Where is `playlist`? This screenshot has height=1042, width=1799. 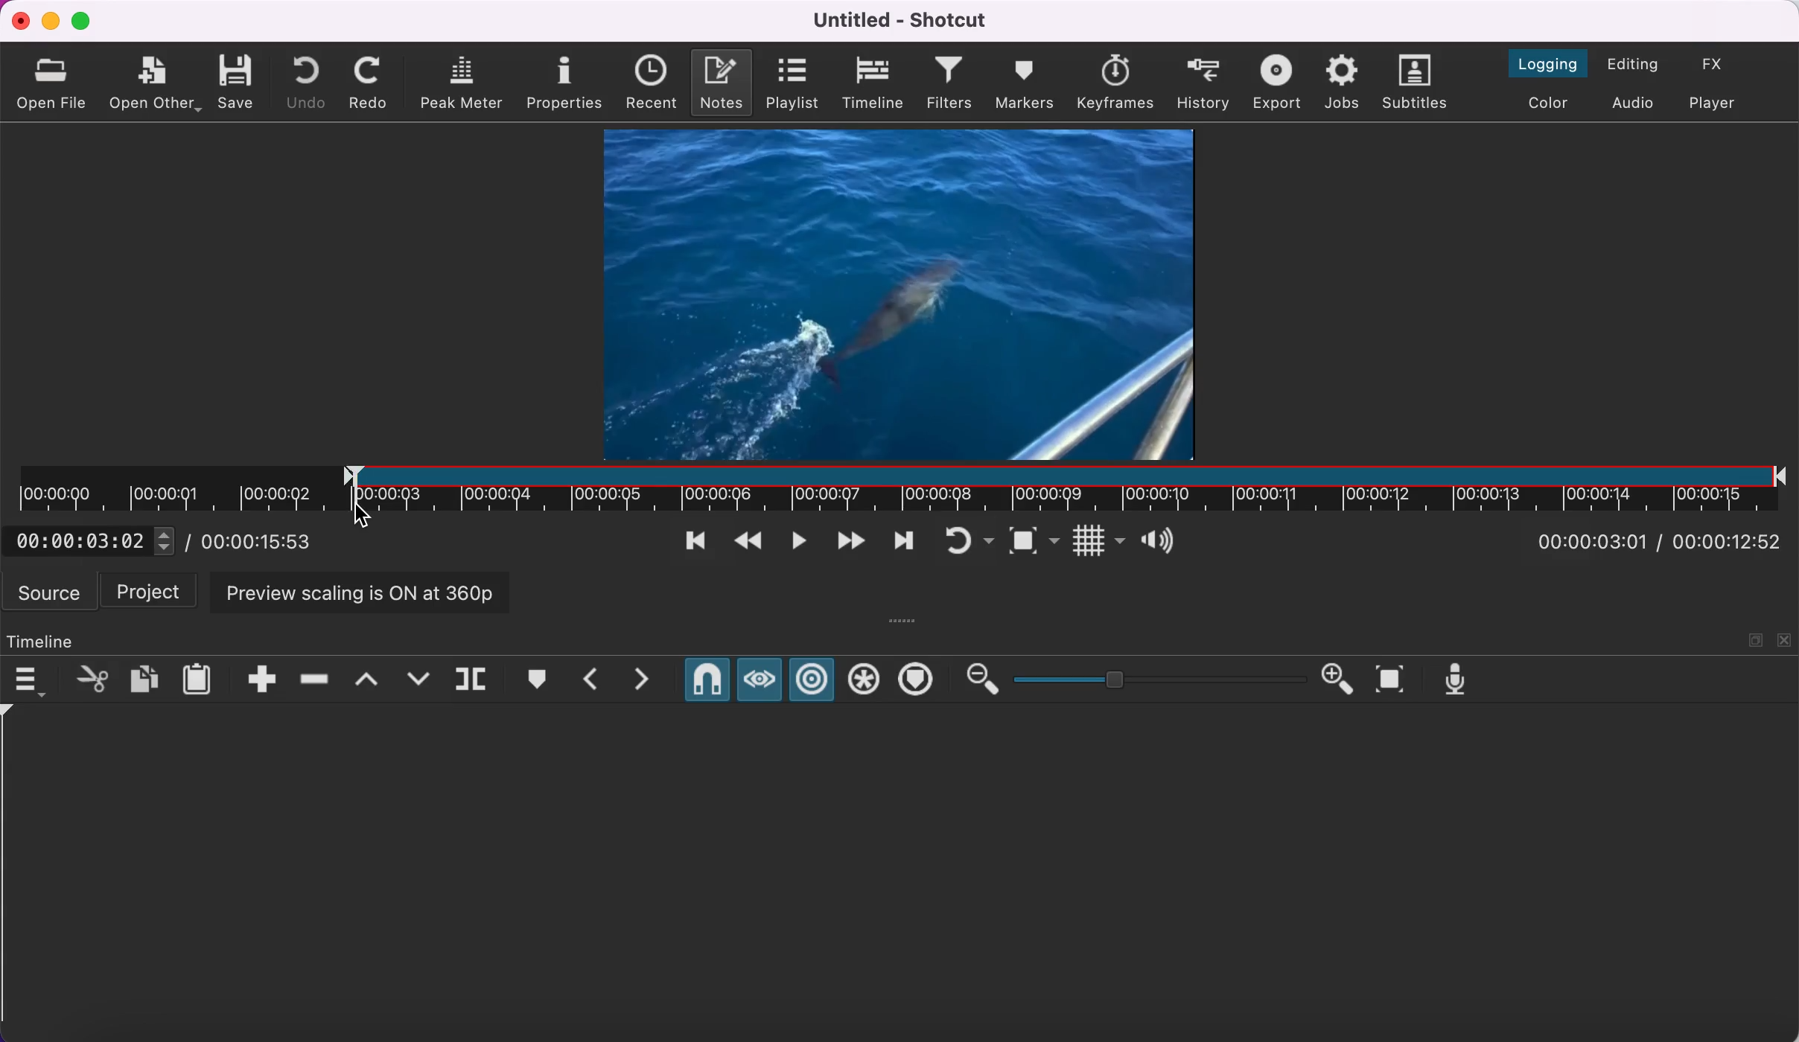
playlist is located at coordinates (794, 84).